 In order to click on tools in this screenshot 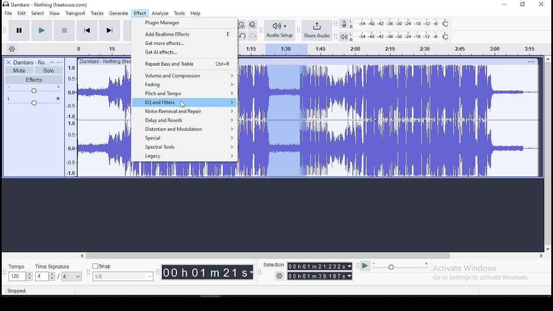, I will do `click(180, 13)`.